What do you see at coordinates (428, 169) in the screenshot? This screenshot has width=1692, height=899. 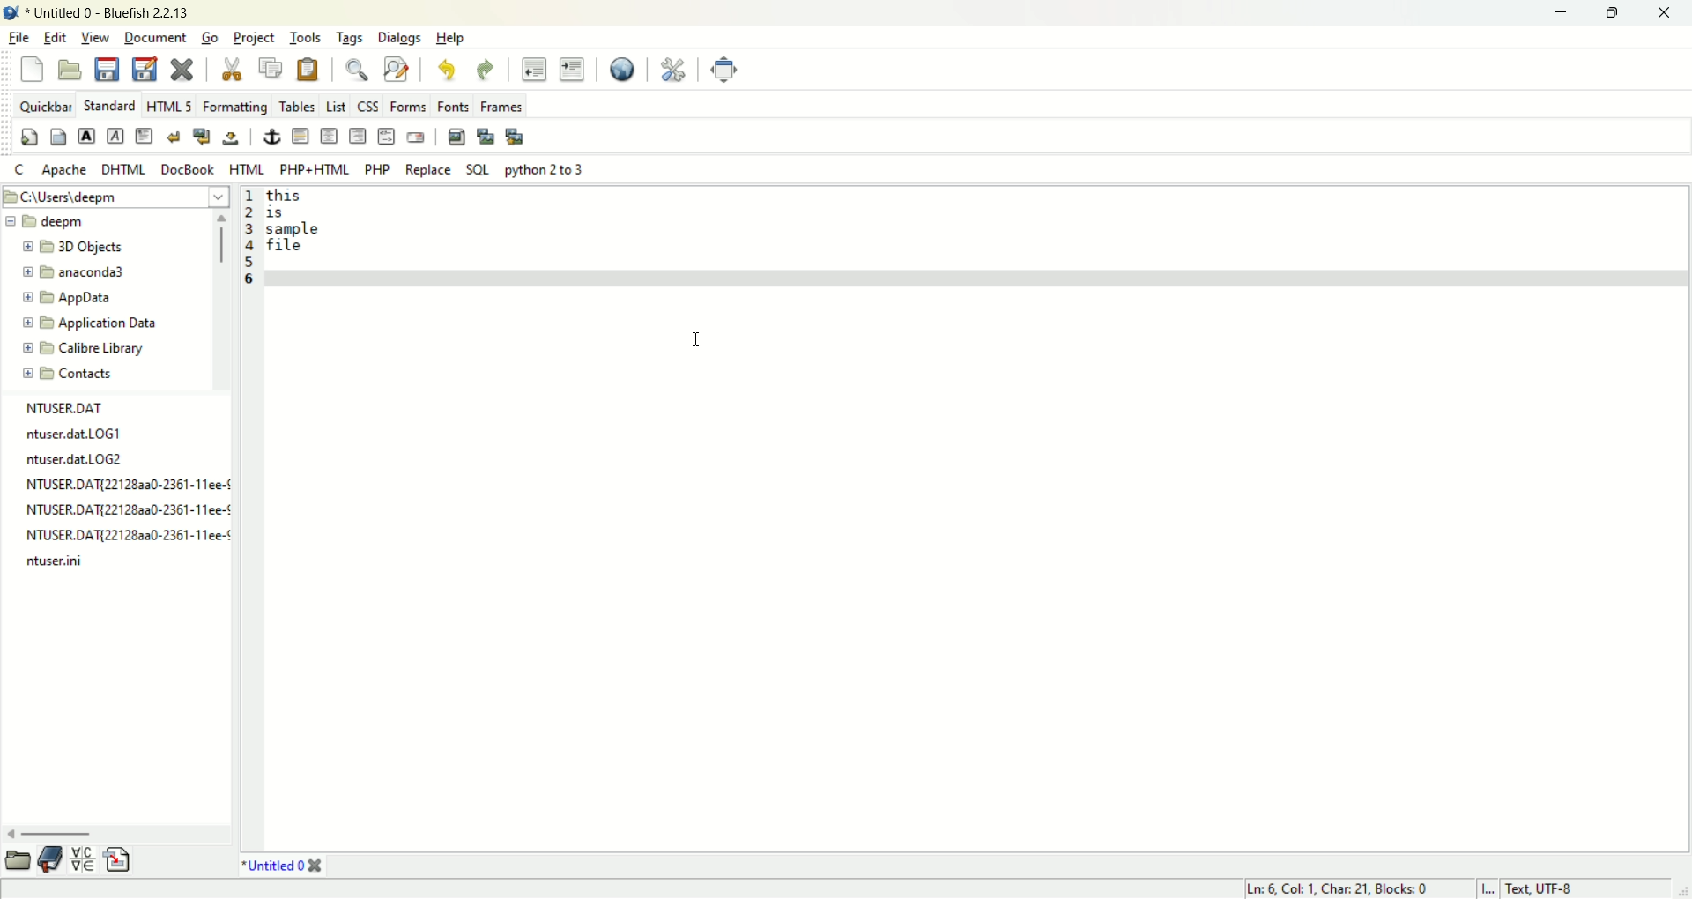 I see `REPLACE` at bounding box center [428, 169].